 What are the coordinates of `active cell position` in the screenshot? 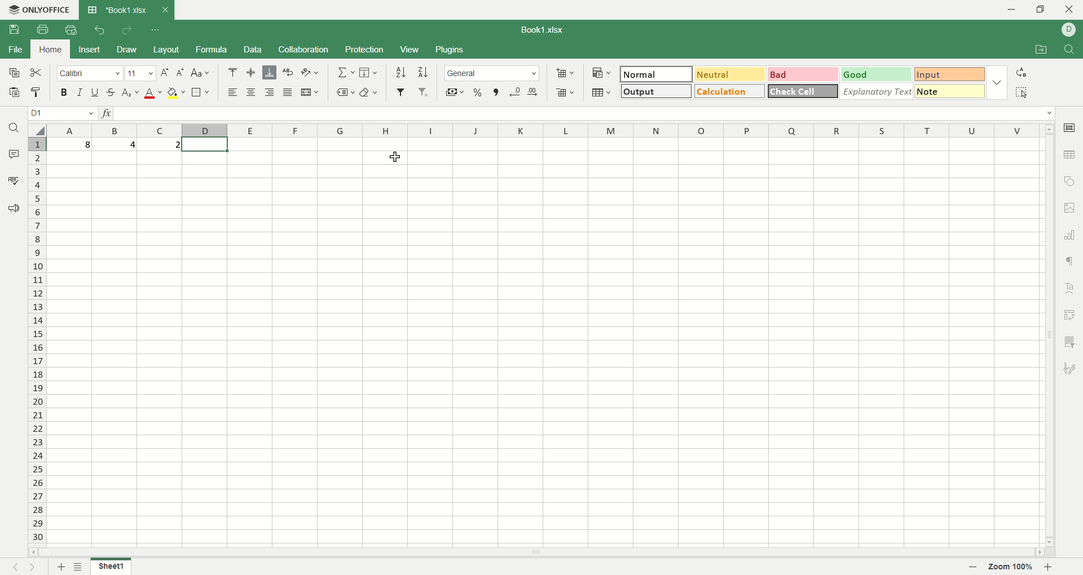 It's located at (64, 113).